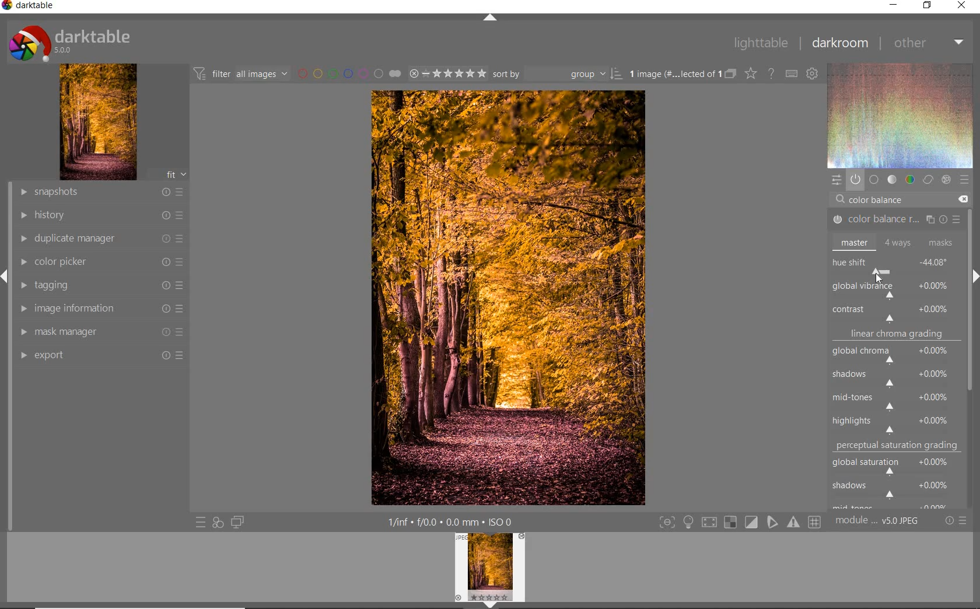 The image size is (980, 609). I want to click on linear chroma grading, so click(896, 336).